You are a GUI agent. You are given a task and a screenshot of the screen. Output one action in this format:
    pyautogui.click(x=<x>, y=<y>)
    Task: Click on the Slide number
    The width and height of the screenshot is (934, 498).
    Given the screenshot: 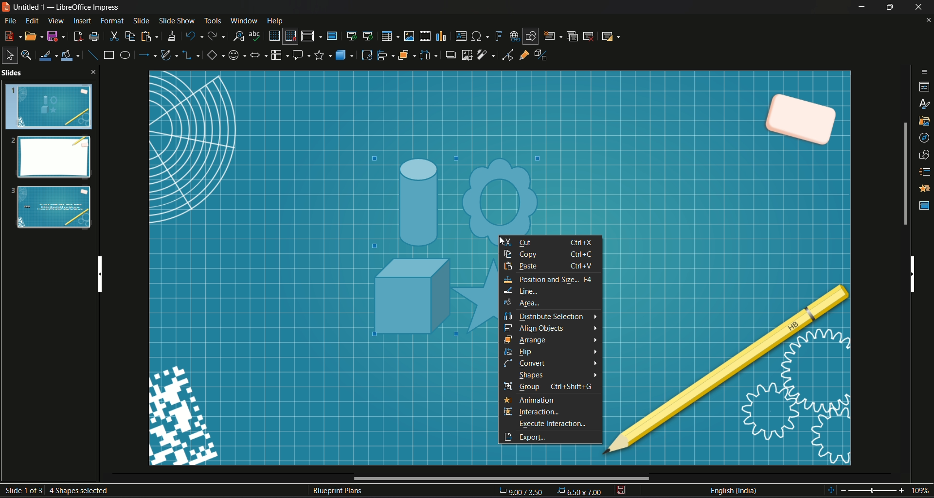 What is the action you would take?
    pyautogui.click(x=60, y=489)
    